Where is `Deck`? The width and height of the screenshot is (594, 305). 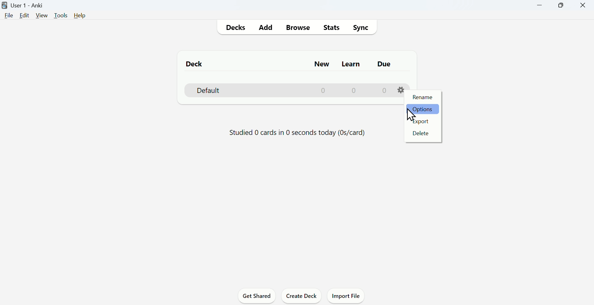 Deck is located at coordinates (196, 63).